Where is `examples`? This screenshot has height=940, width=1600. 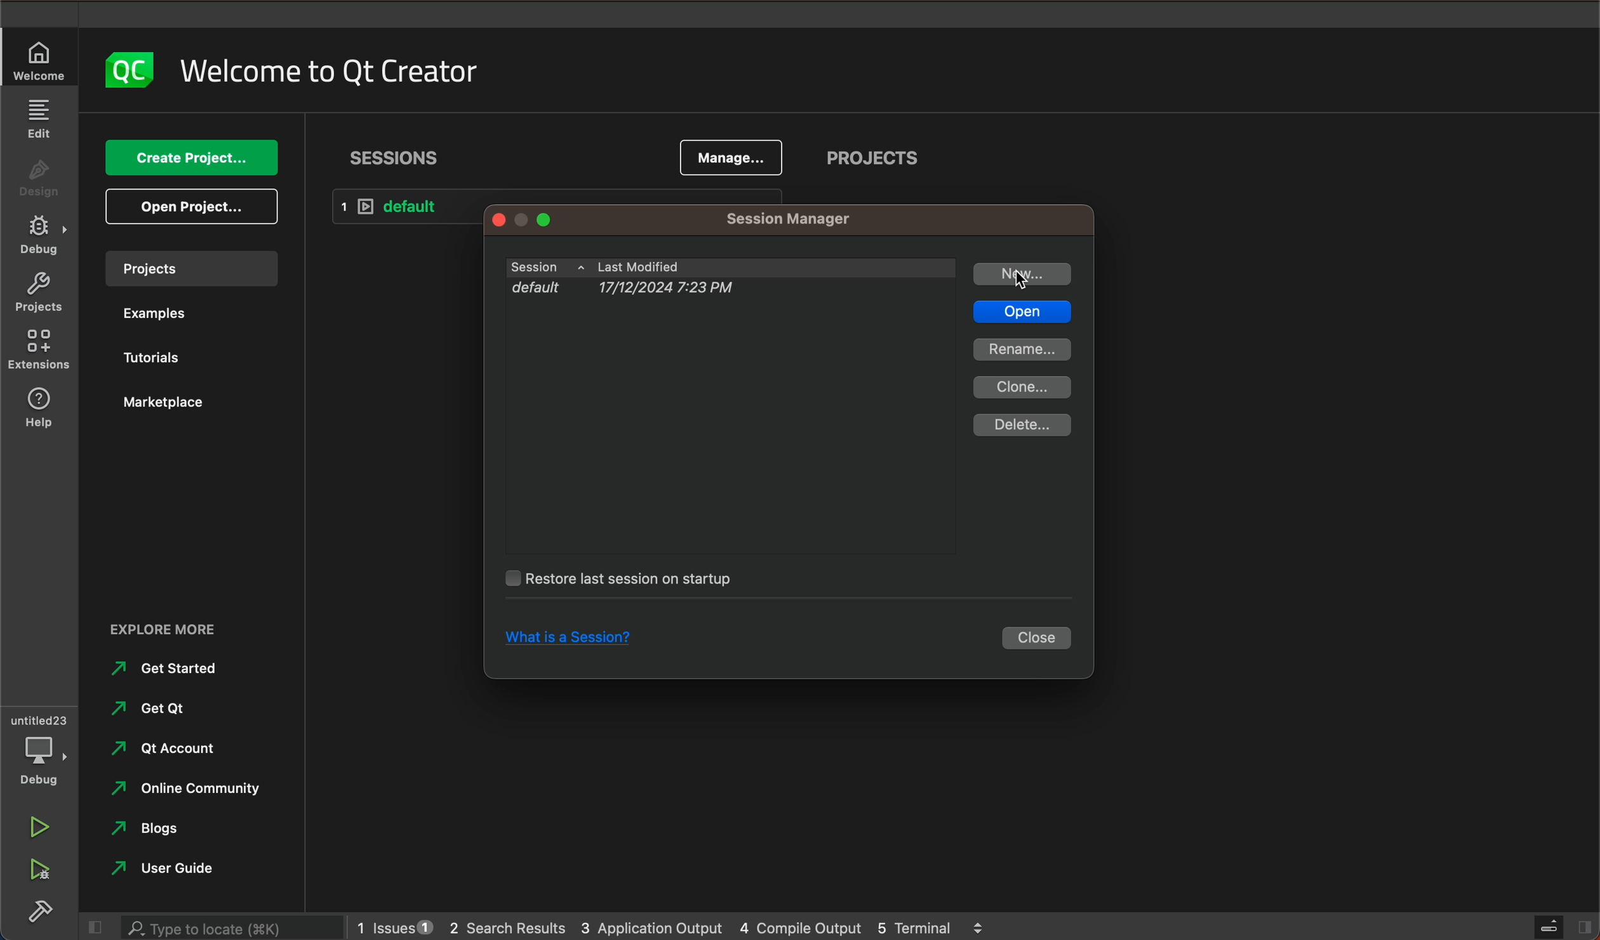
examples is located at coordinates (154, 317).